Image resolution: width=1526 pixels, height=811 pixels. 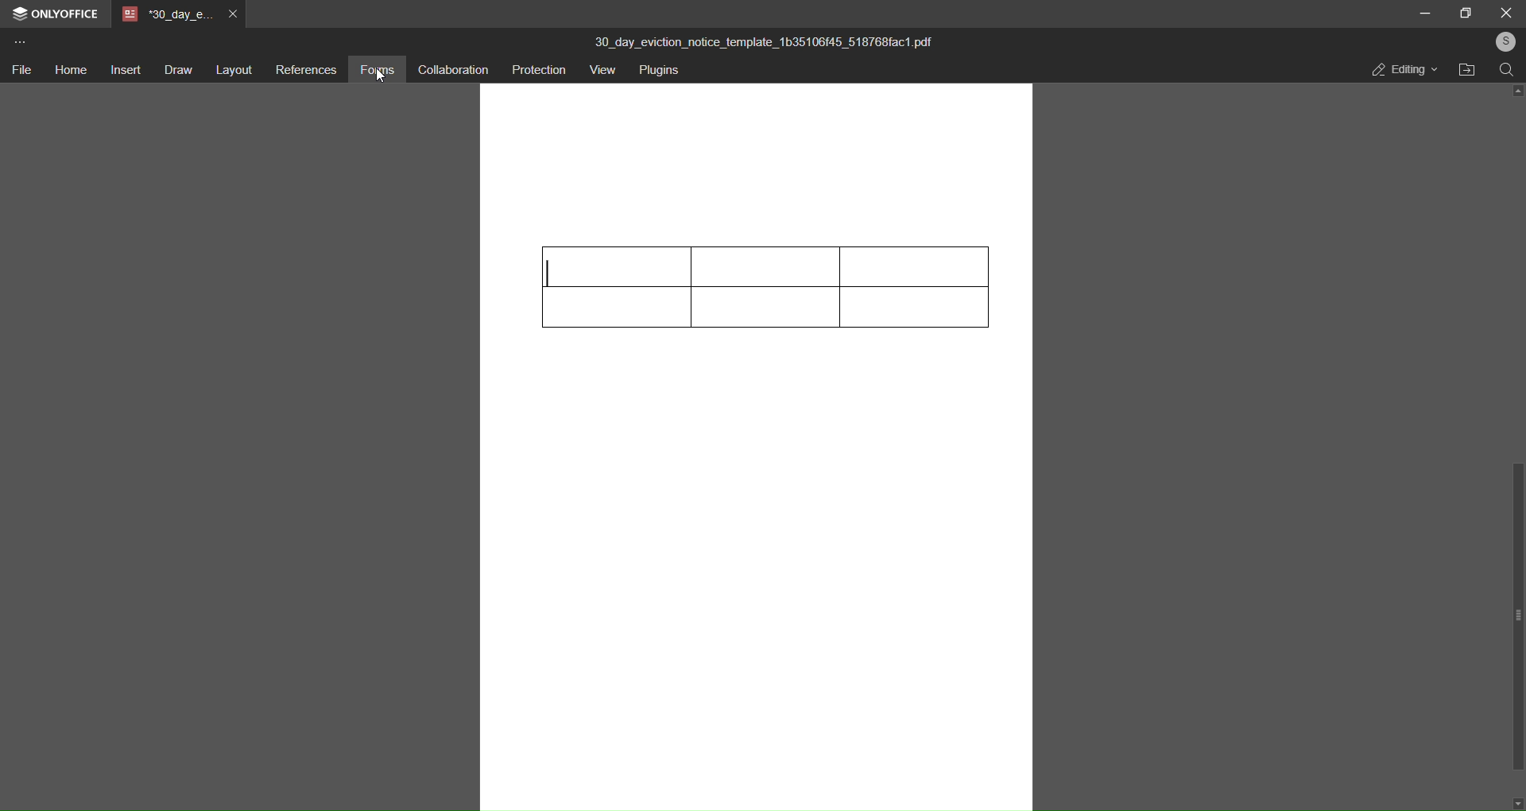 What do you see at coordinates (537, 72) in the screenshot?
I see `protection` at bounding box center [537, 72].